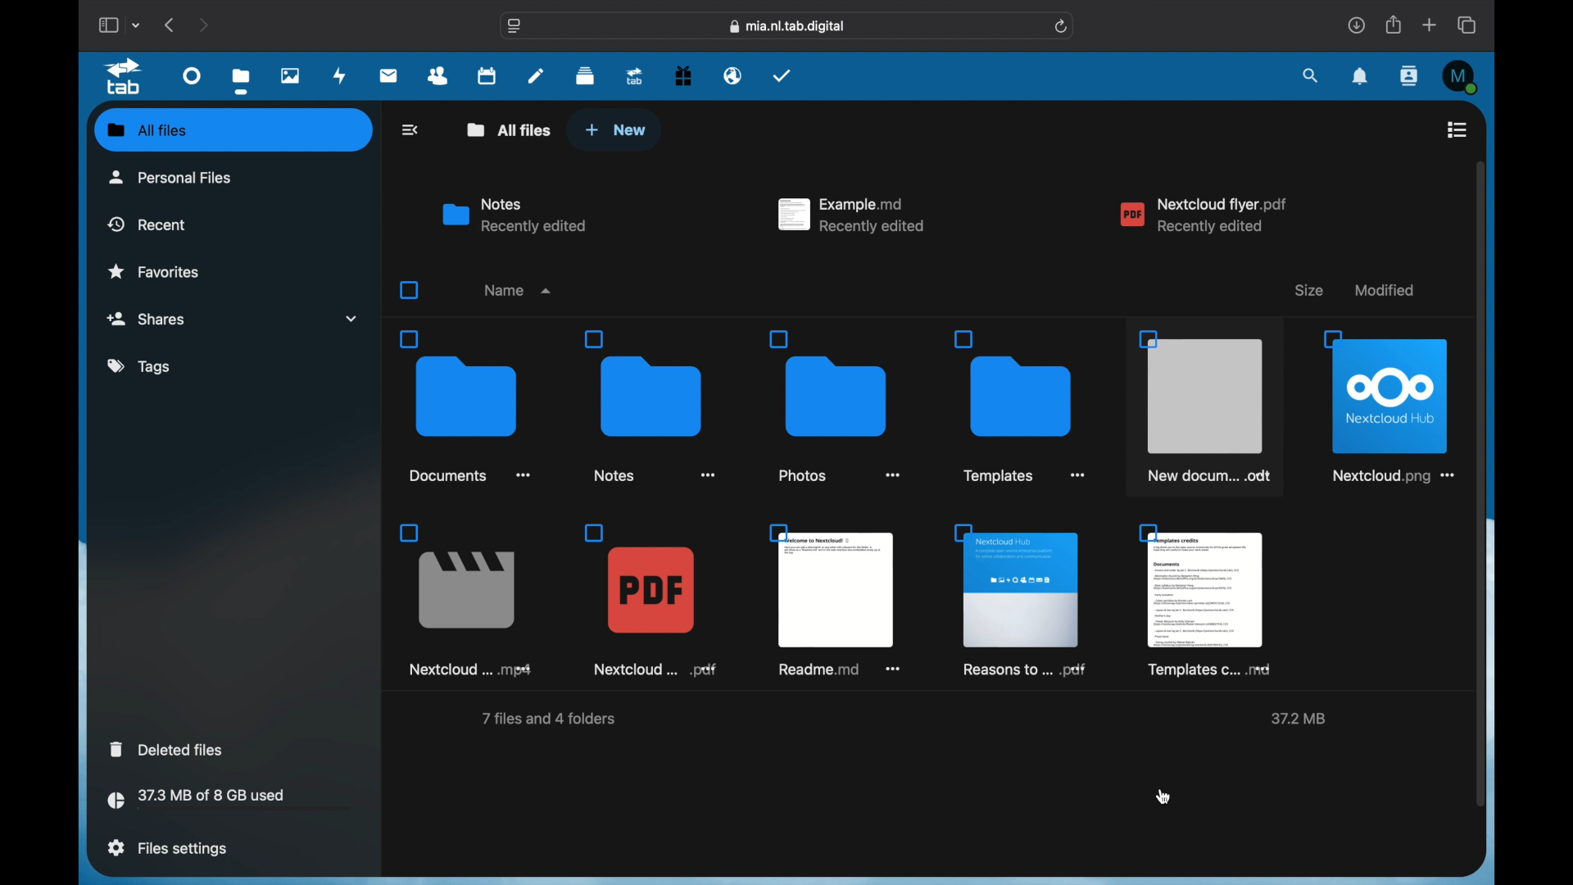 Image resolution: width=1573 pixels, height=885 pixels. Describe the element at coordinates (411, 290) in the screenshot. I see `checkbox` at that location.